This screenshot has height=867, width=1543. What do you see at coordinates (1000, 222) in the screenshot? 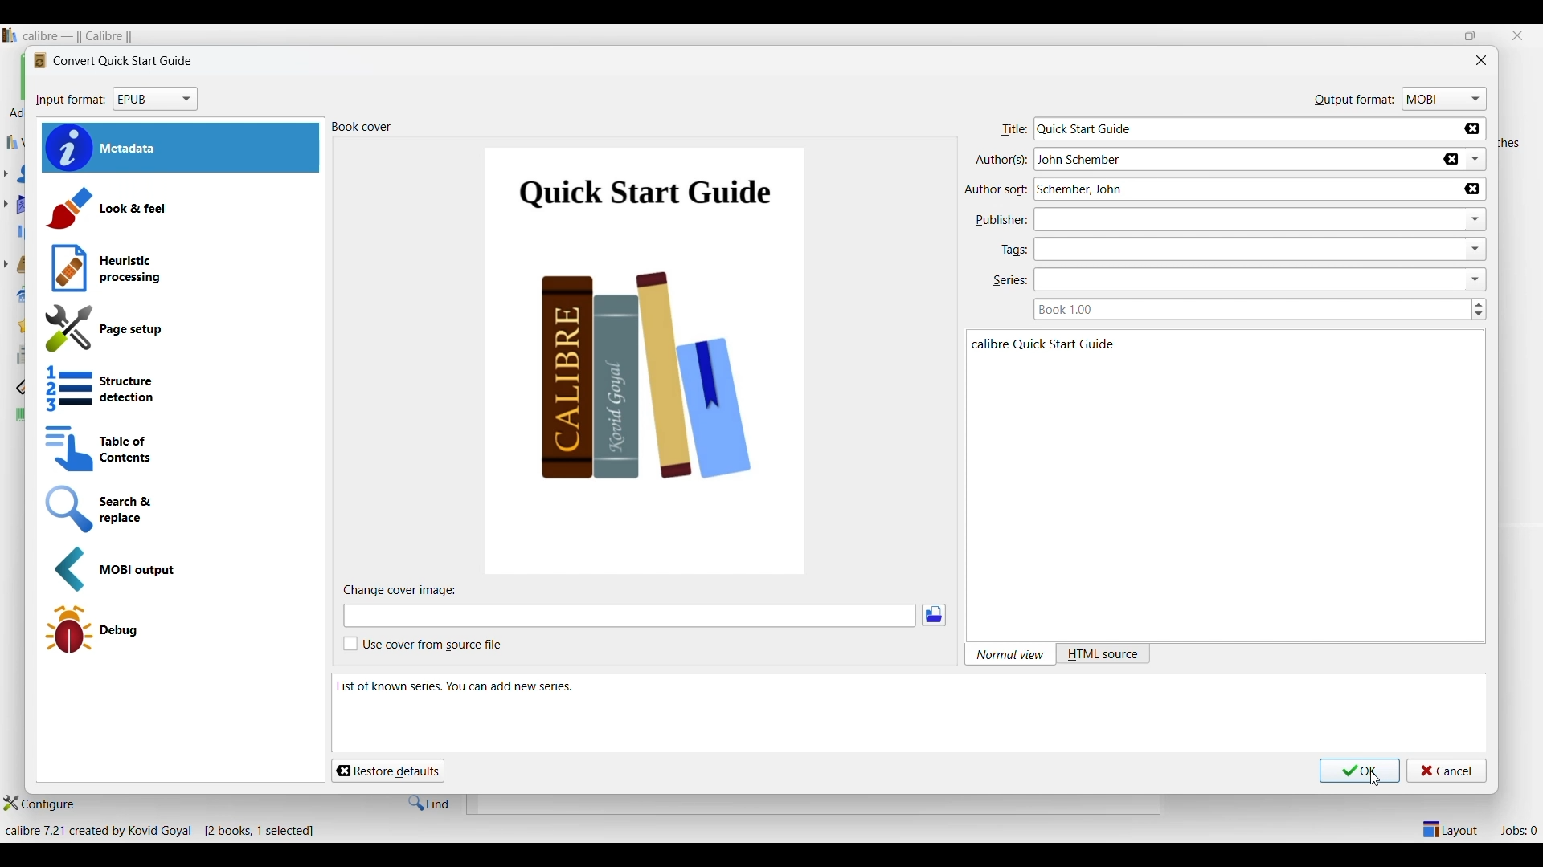
I see `publisher` at bounding box center [1000, 222].